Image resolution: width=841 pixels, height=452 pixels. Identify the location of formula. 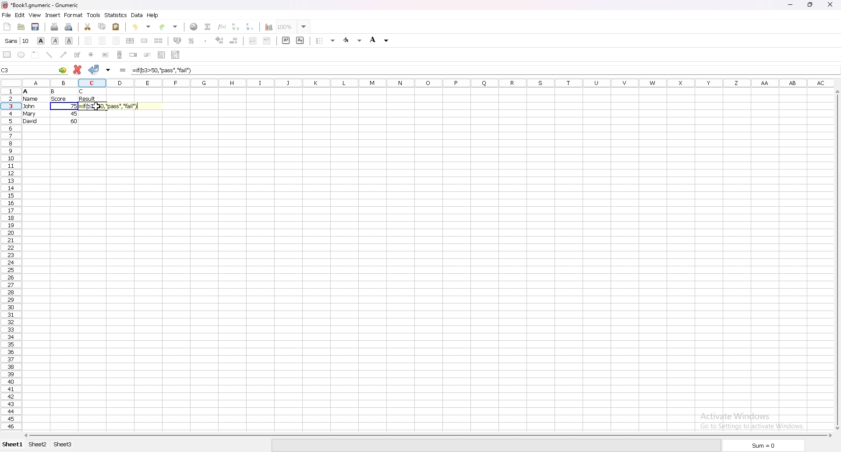
(124, 71).